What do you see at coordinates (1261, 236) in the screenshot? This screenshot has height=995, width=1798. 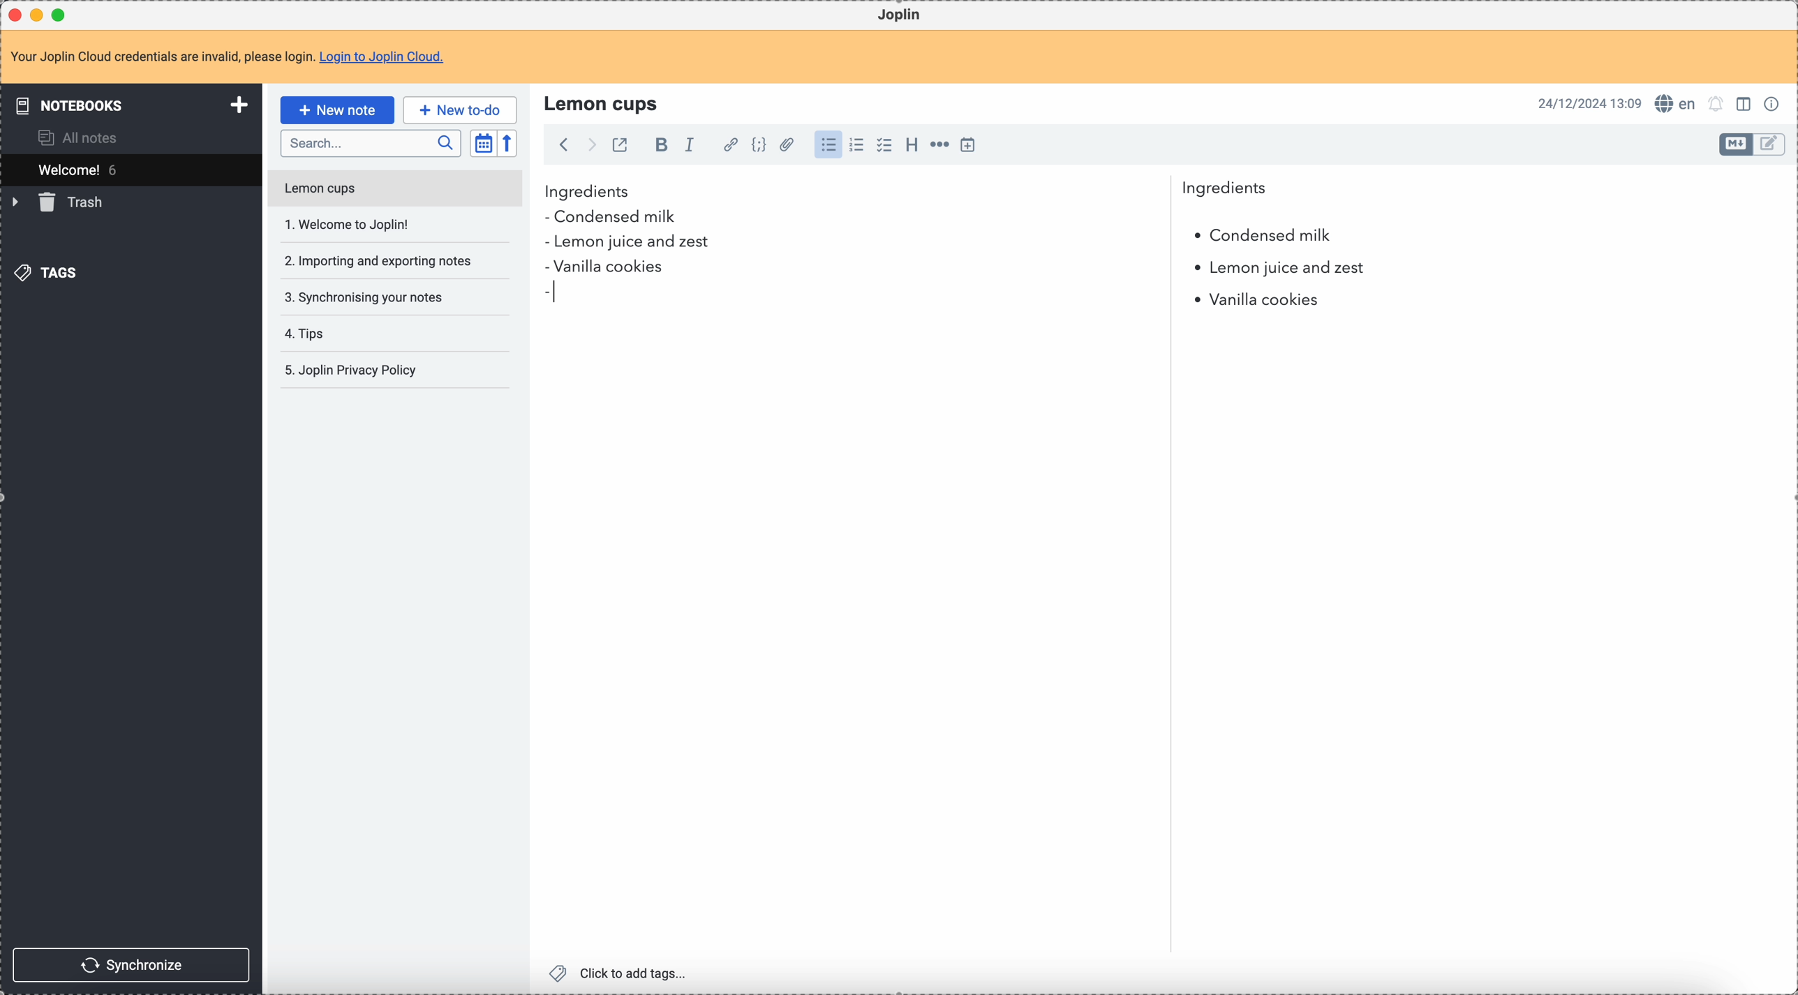 I see `condensed milk` at bounding box center [1261, 236].